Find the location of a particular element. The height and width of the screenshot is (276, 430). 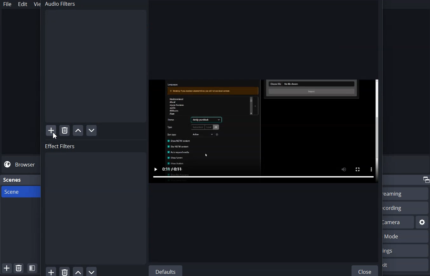

Move Filter Down is located at coordinates (92, 131).